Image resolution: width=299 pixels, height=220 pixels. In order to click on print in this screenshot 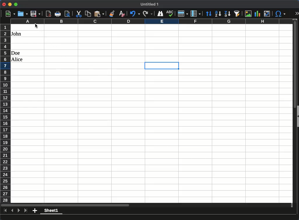, I will do `click(58, 14)`.